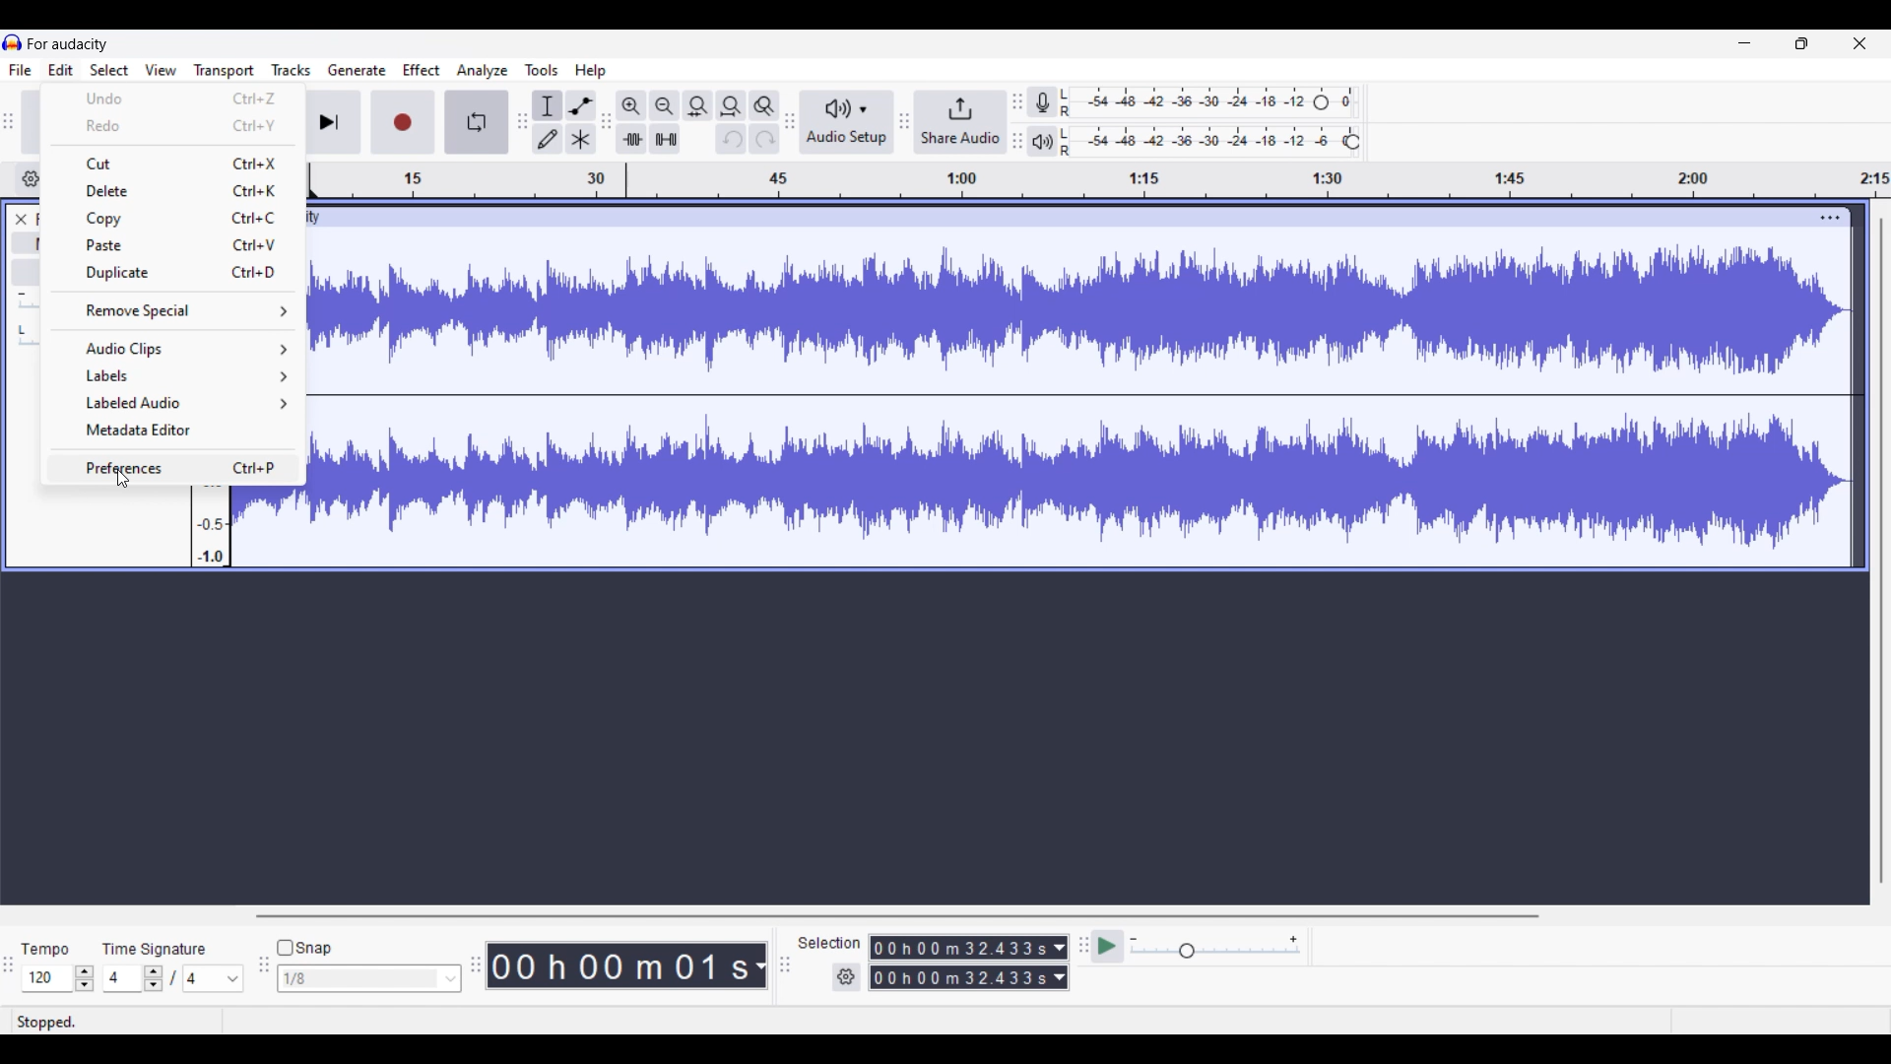 The width and height of the screenshot is (1891, 1064). I want to click on Cut, so click(173, 165).